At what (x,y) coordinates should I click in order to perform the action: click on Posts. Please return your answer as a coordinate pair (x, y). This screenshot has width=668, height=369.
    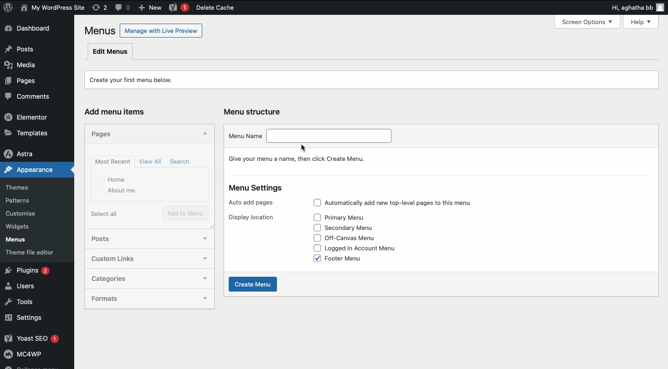
    Looking at the image, I should click on (124, 238).